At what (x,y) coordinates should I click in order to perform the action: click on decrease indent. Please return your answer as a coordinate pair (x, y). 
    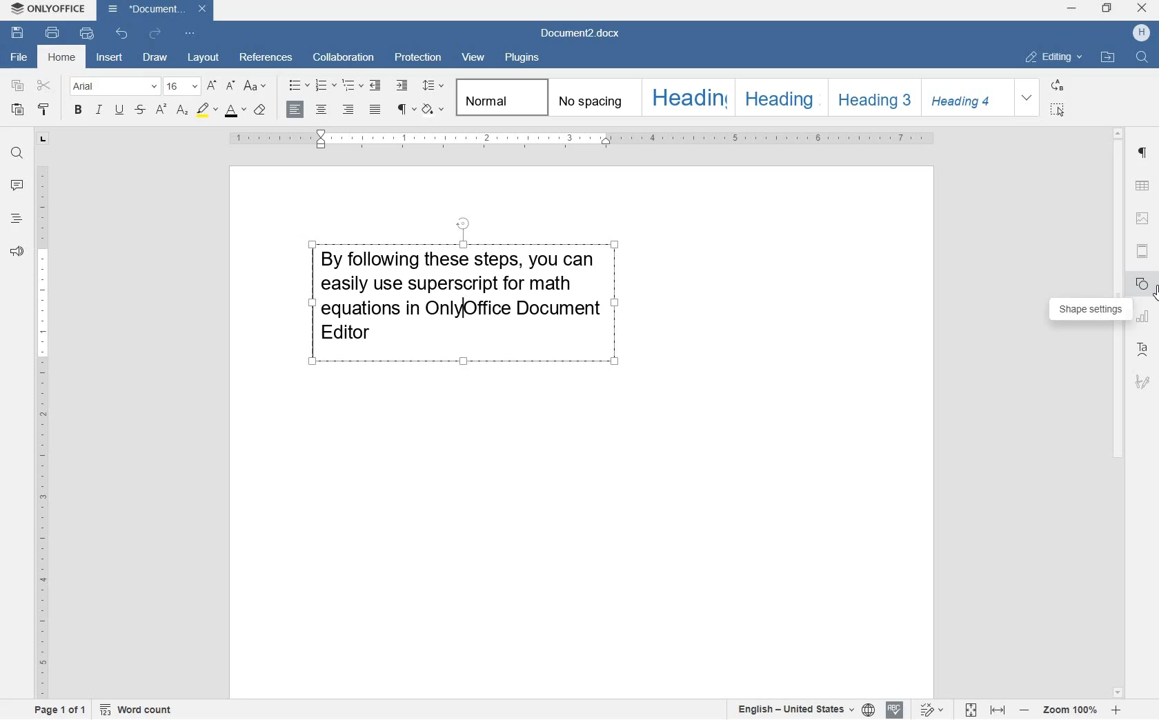
    Looking at the image, I should click on (376, 86).